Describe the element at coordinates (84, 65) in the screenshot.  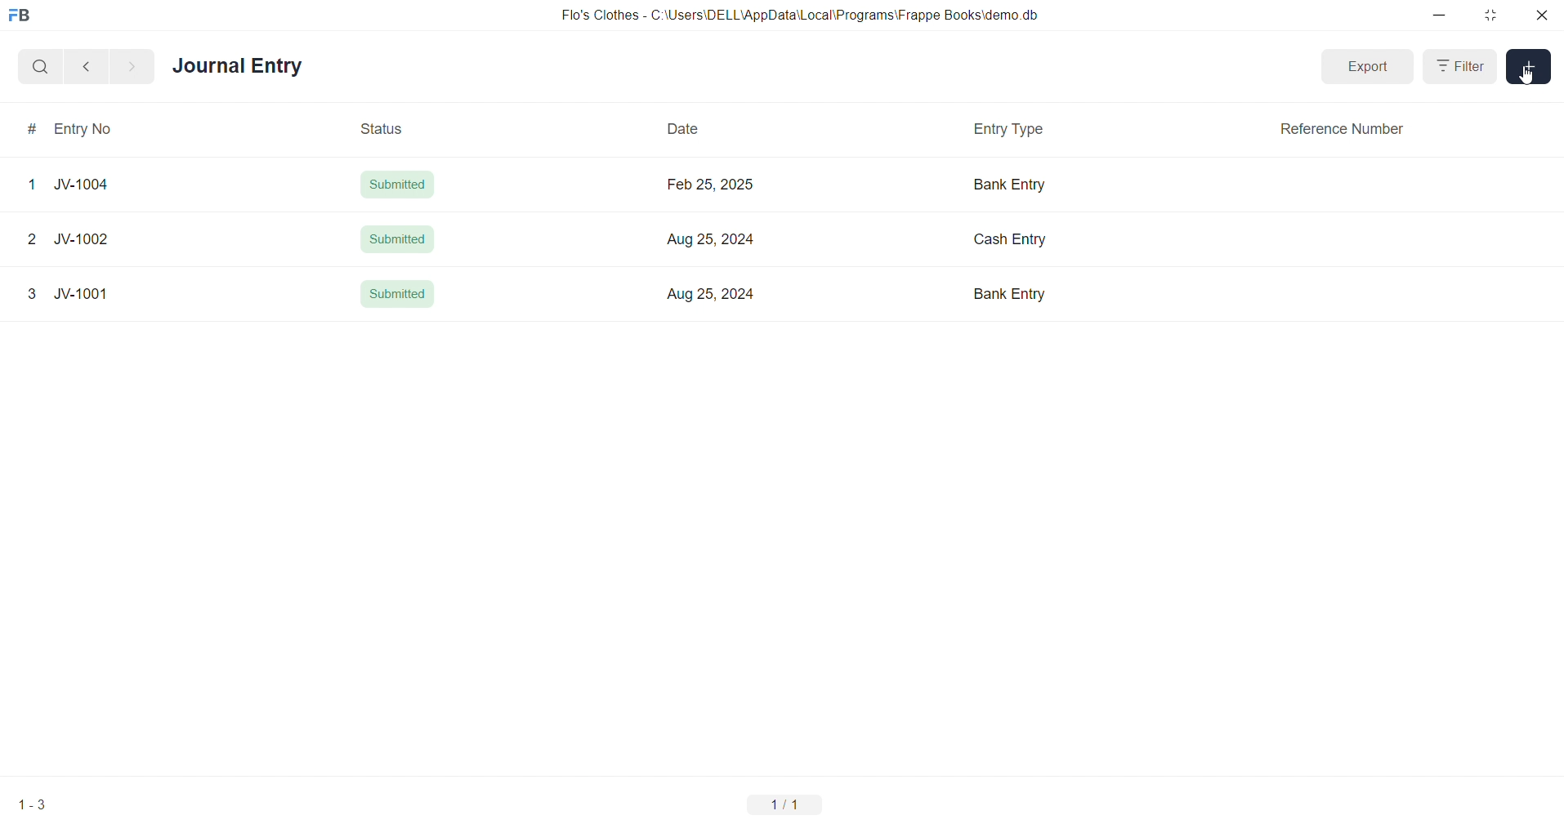
I see `navigate backward ` at that location.